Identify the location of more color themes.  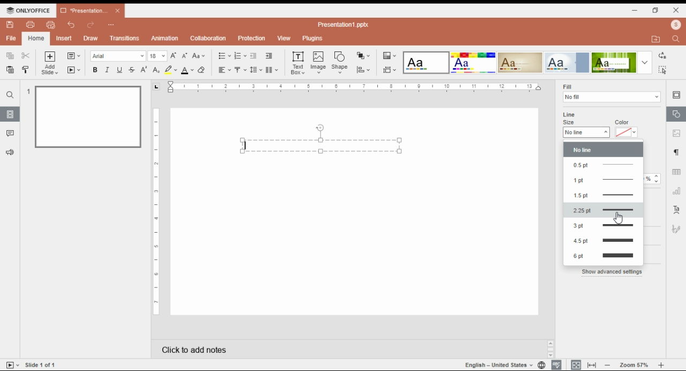
(645, 62).